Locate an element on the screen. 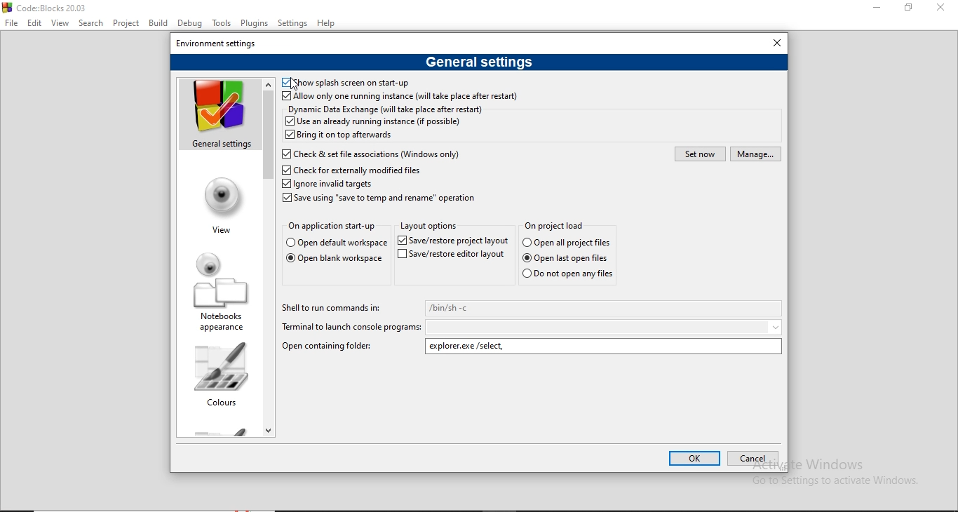  Ignore invalid targets is located at coordinates (328, 184).